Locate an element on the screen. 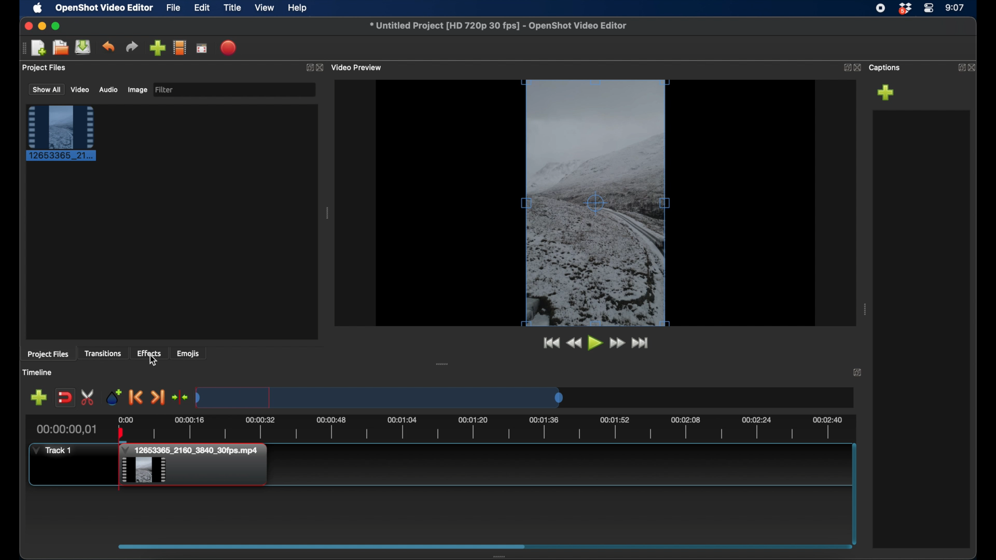 The image size is (996, 560). drag handle is located at coordinates (864, 309).